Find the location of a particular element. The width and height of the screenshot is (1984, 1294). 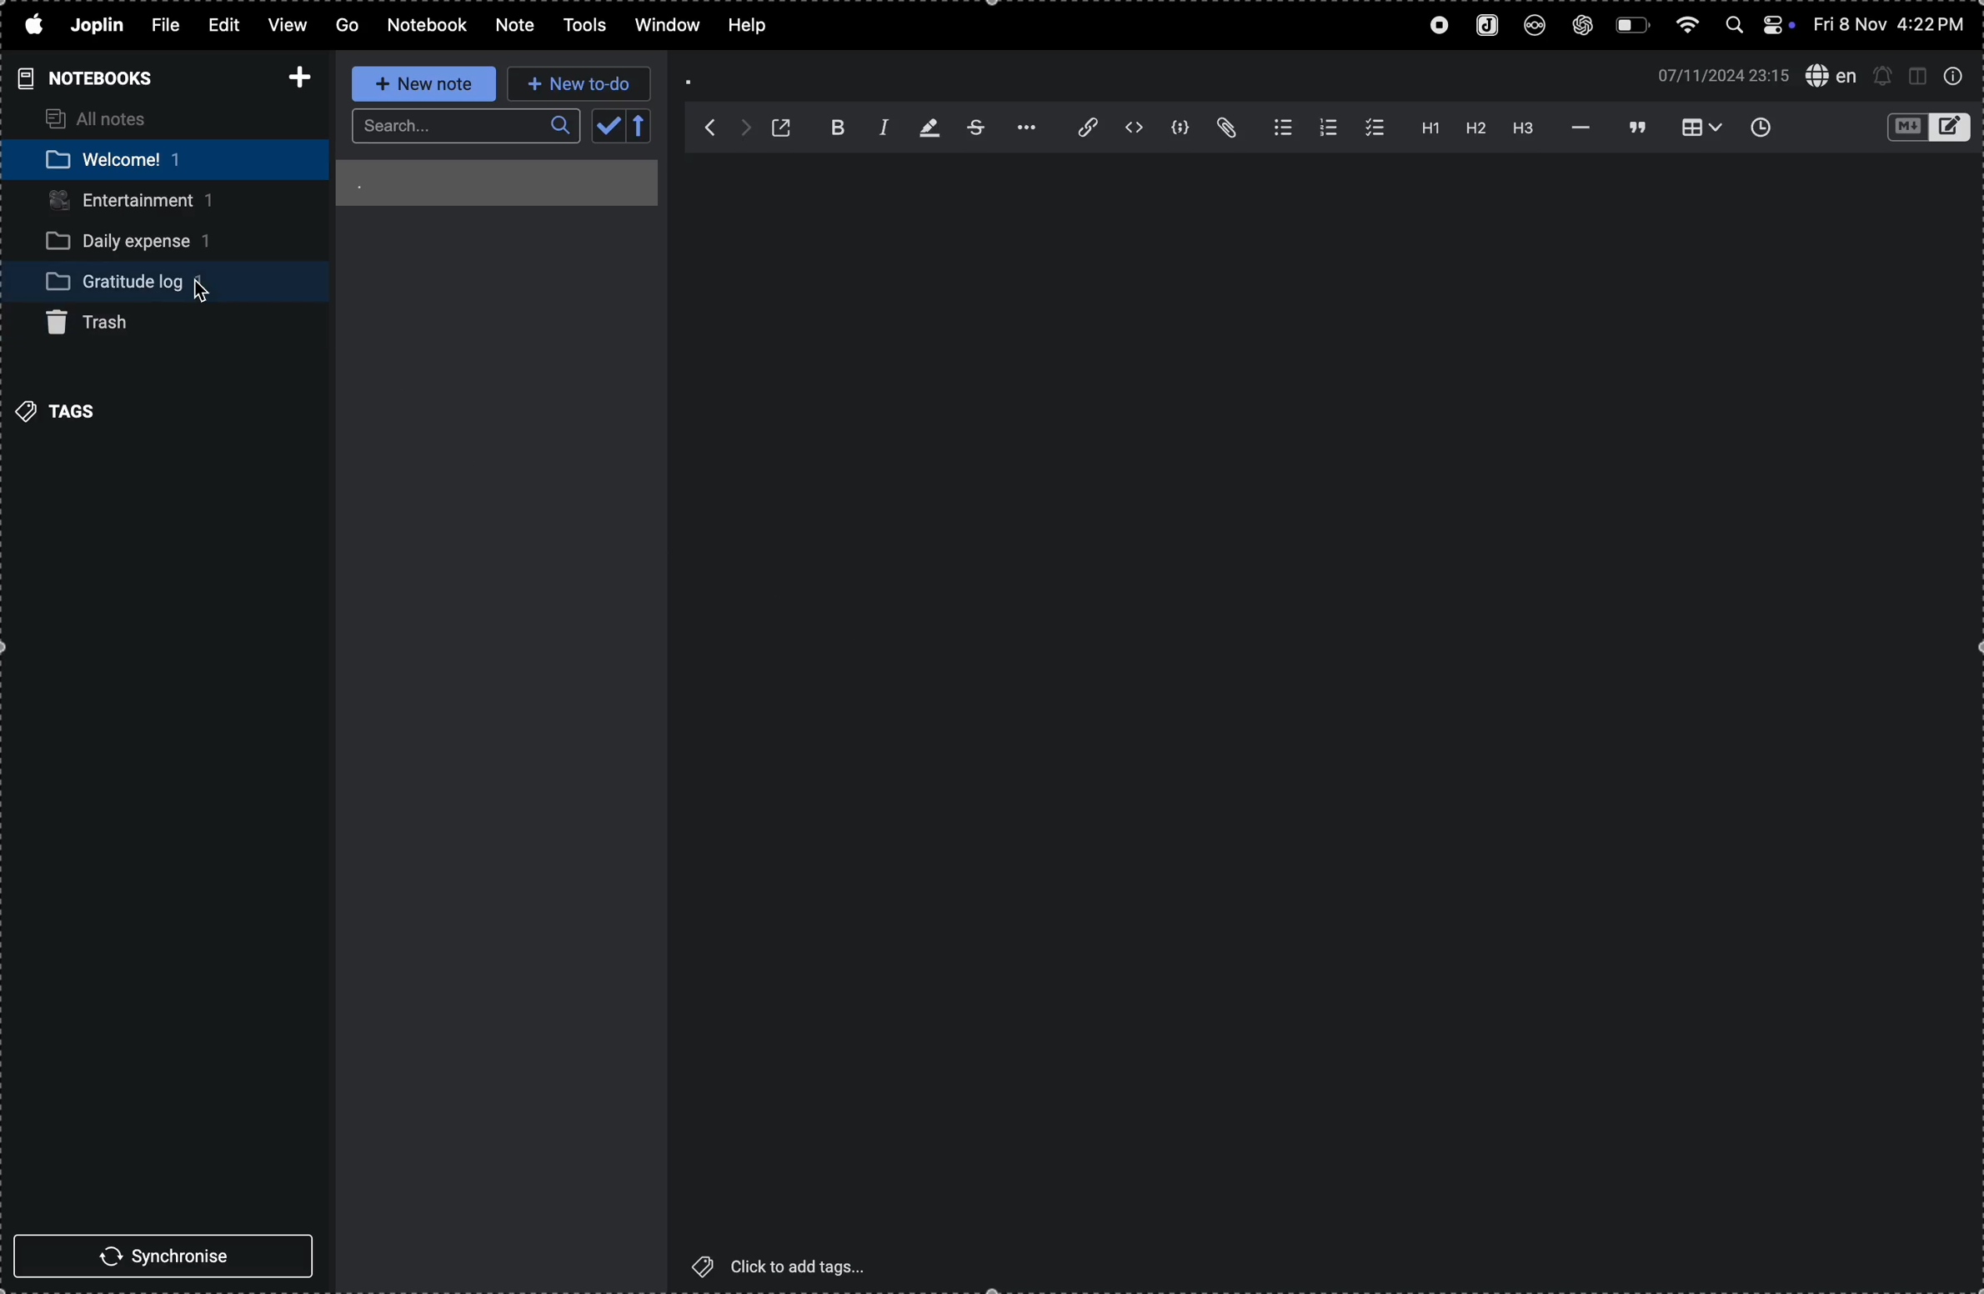

file is located at coordinates (164, 27).